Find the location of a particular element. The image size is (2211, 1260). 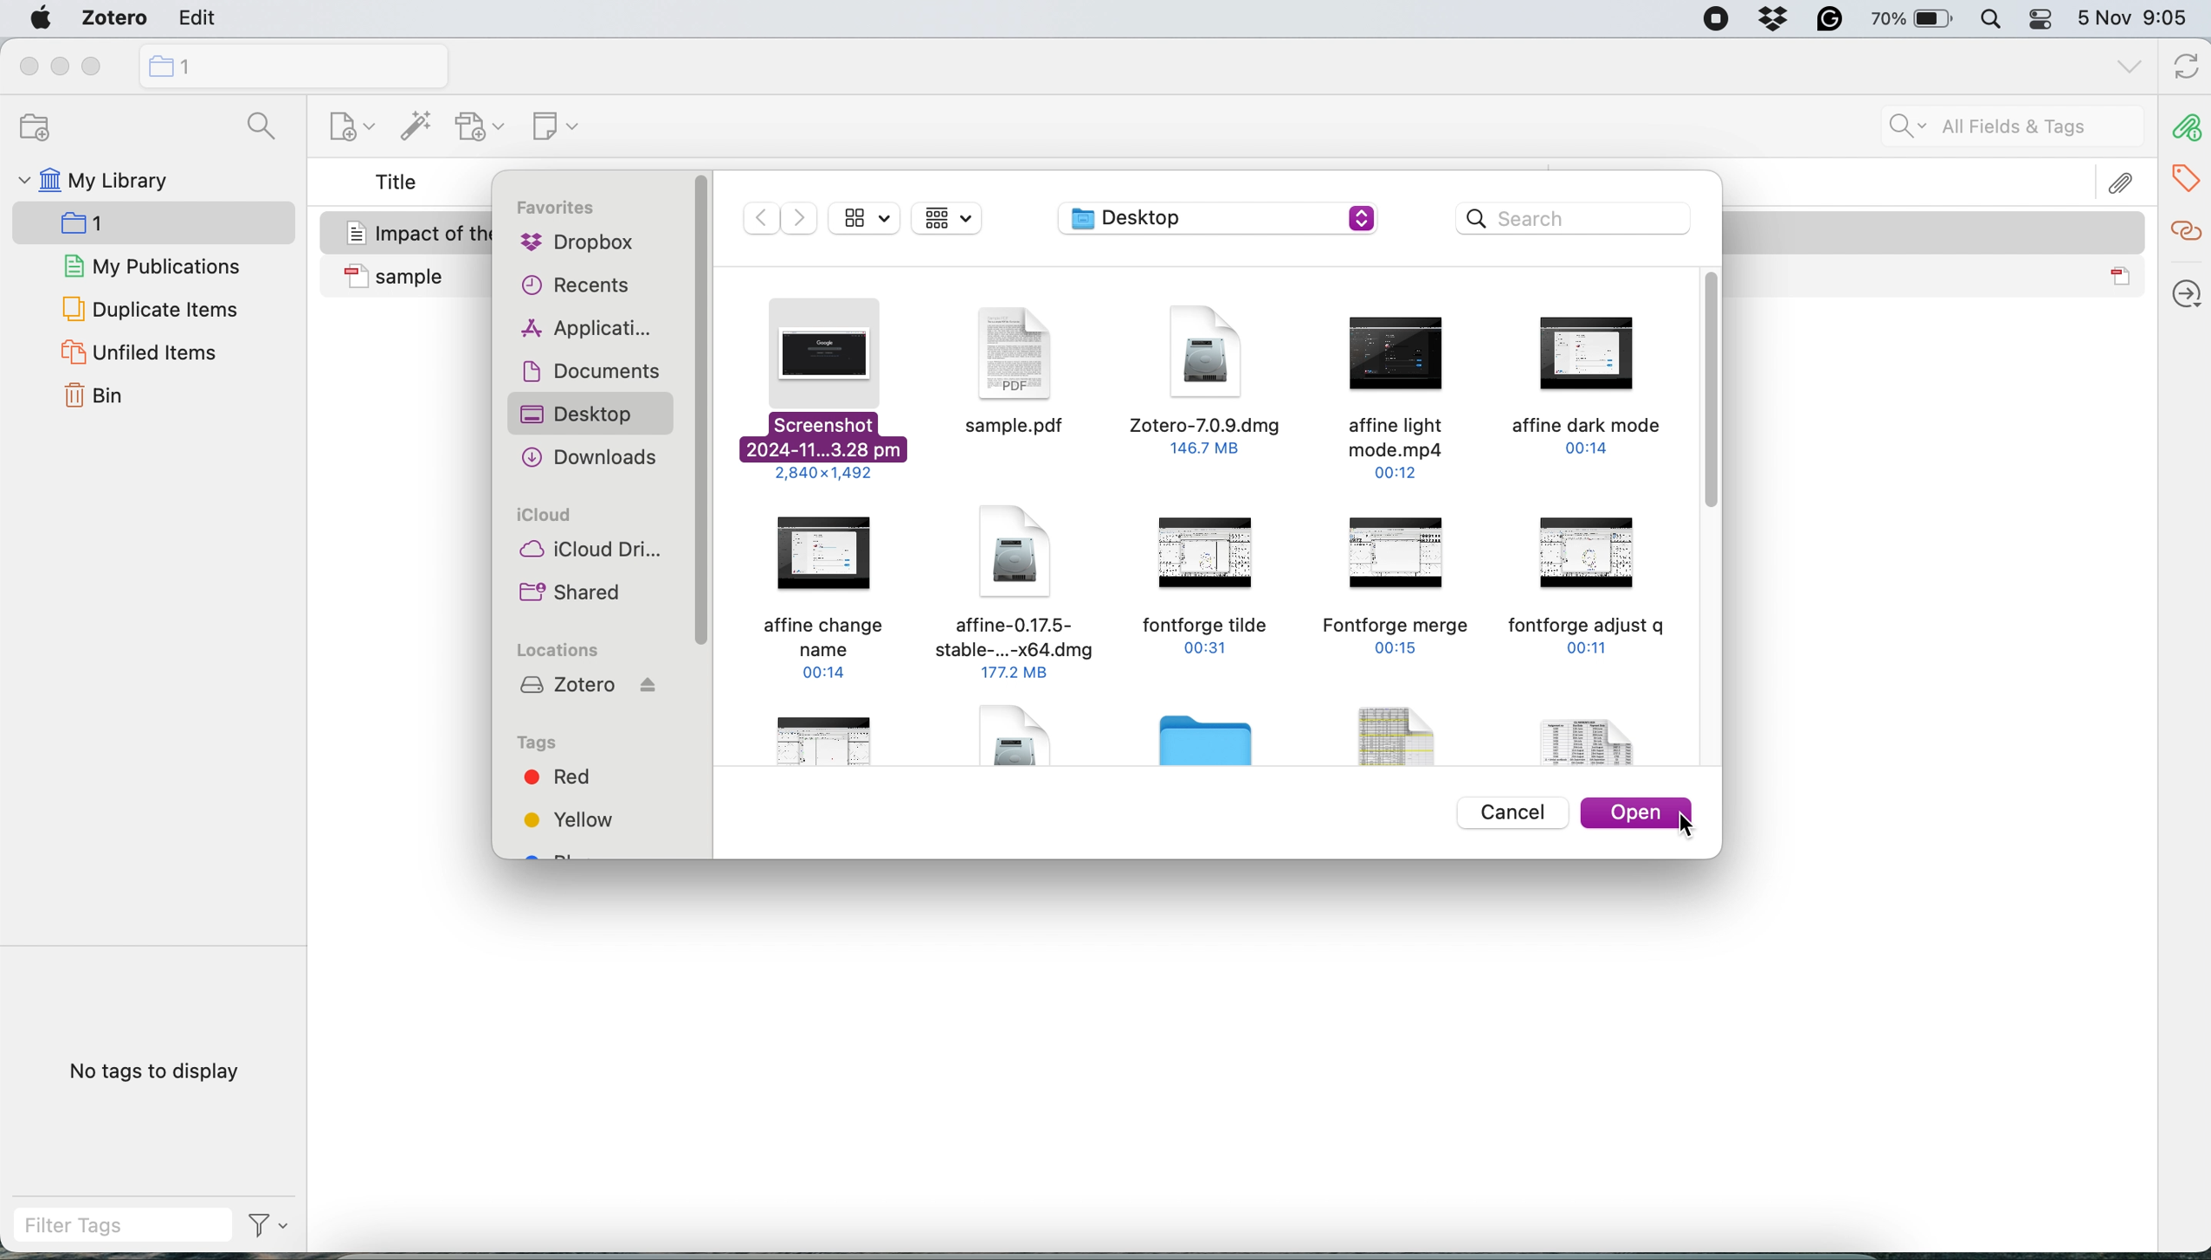

documents is located at coordinates (588, 373).